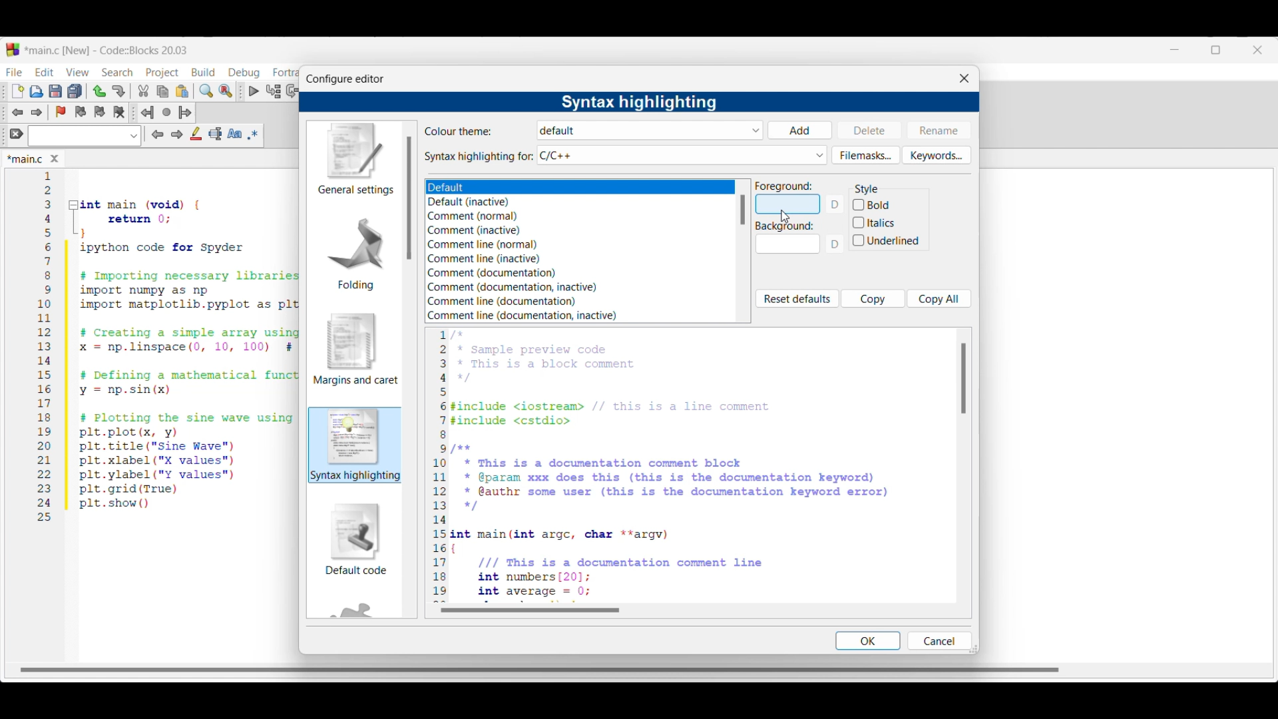  I want to click on Debug menu, so click(244, 73).